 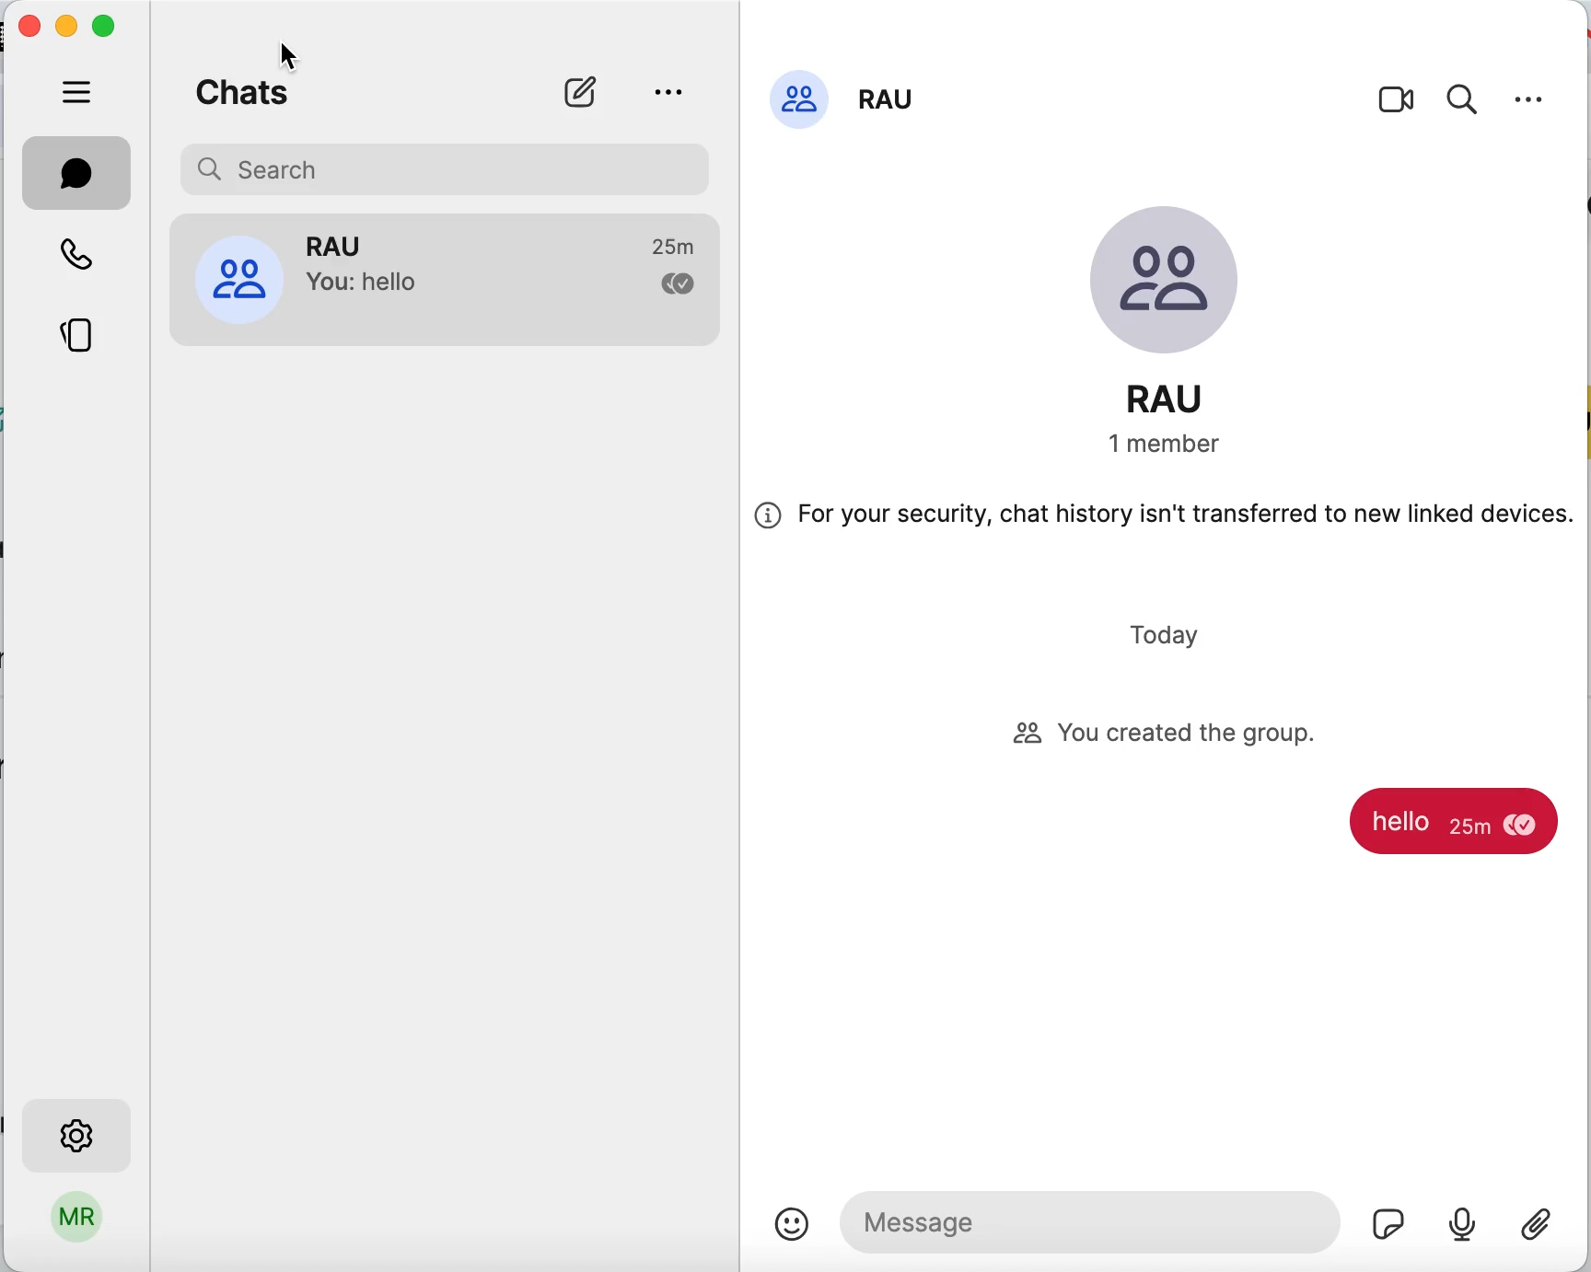 What do you see at coordinates (236, 94) in the screenshot?
I see `chats` at bounding box center [236, 94].